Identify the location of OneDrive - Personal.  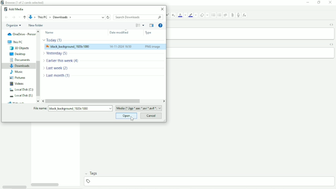
(21, 34).